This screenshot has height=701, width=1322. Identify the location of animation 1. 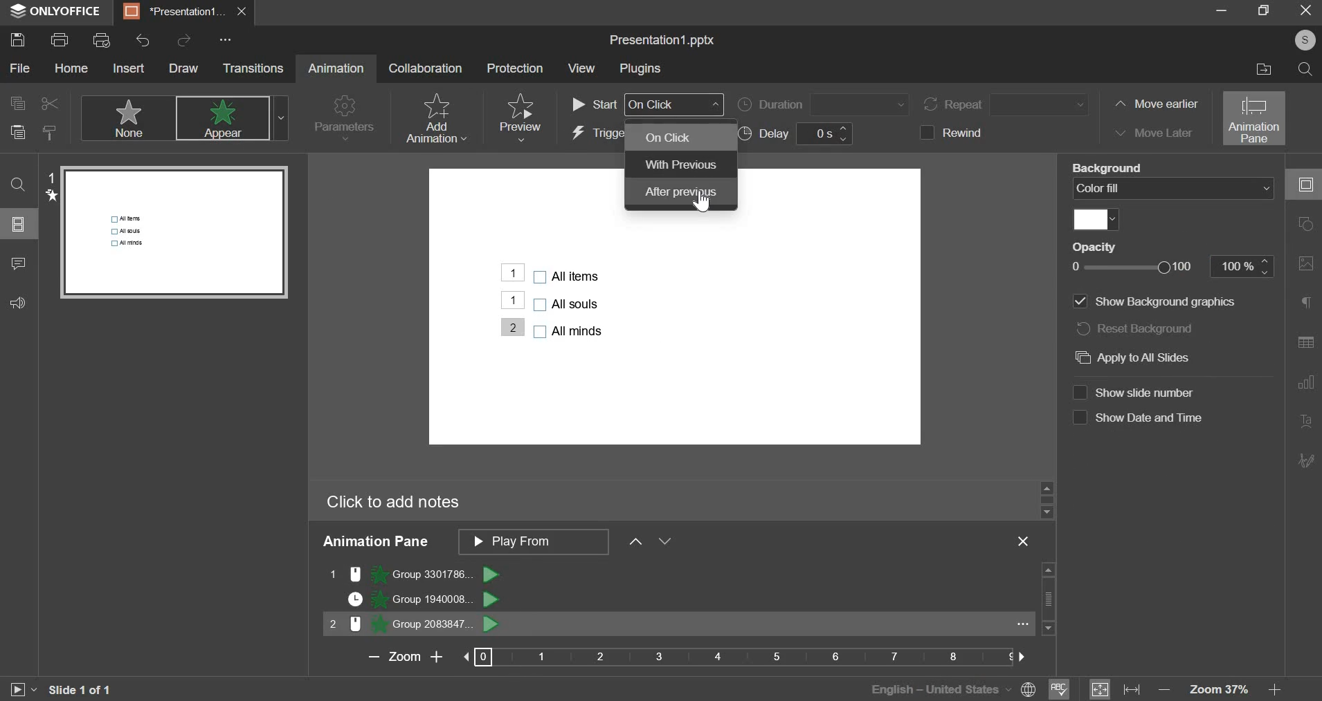
(413, 574).